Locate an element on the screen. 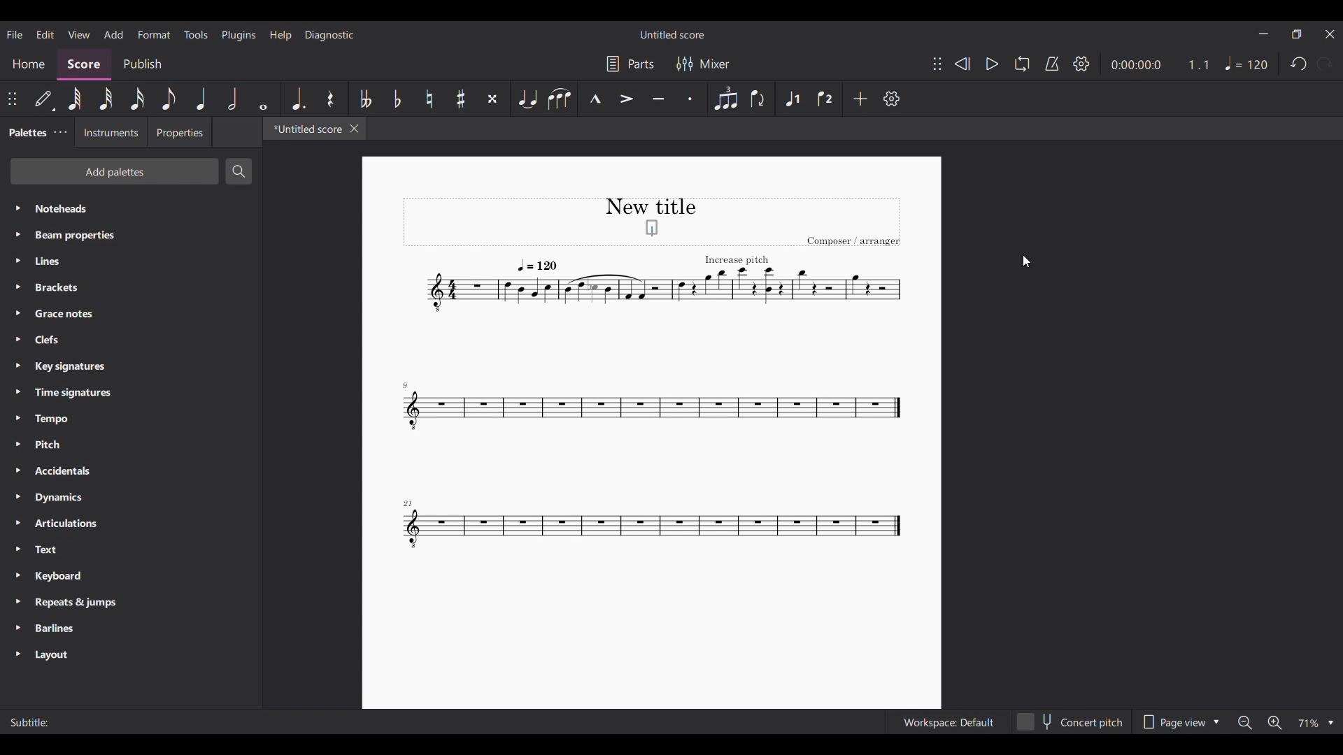  Mixer settings is located at coordinates (703, 64).